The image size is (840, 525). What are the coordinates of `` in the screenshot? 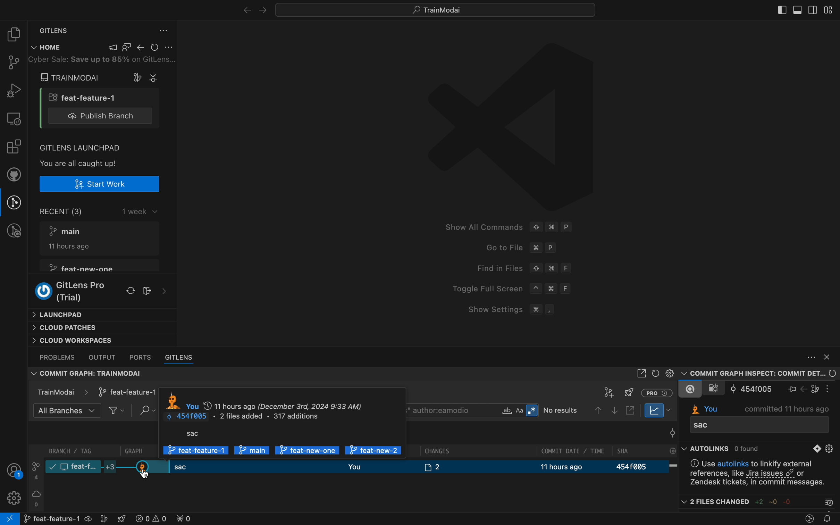 It's located at (97, 60).